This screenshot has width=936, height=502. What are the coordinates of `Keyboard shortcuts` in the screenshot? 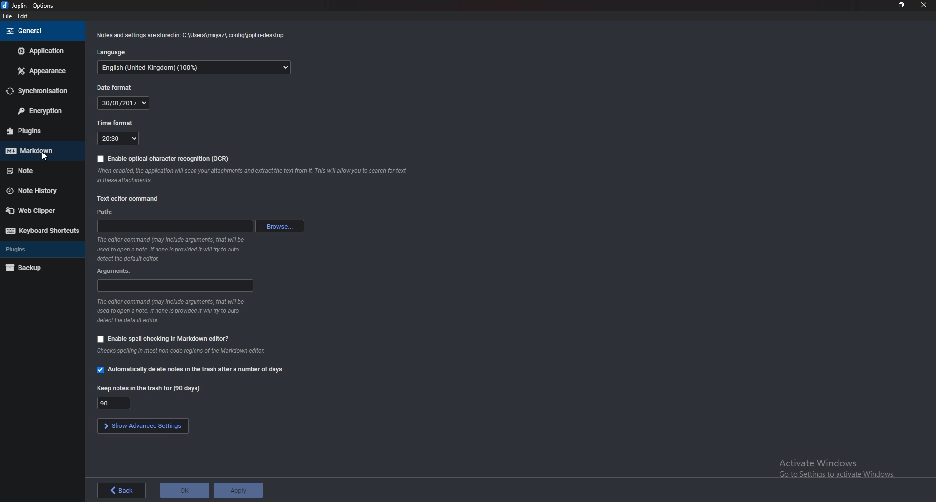 It's located at (40, 231).